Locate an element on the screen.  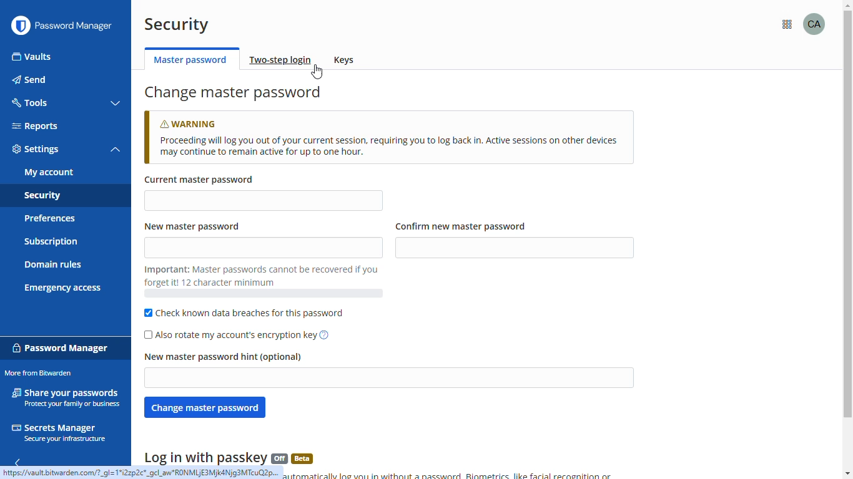
preferences is located at coordinates (49, 218).